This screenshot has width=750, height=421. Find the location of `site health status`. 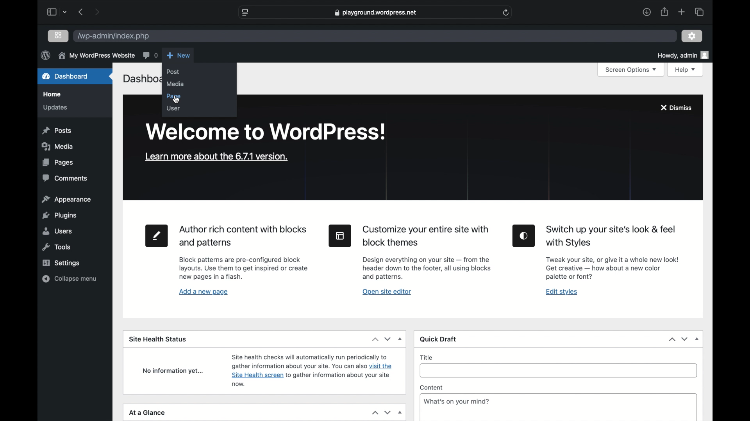

site health status is located at coordinates (158, 340).